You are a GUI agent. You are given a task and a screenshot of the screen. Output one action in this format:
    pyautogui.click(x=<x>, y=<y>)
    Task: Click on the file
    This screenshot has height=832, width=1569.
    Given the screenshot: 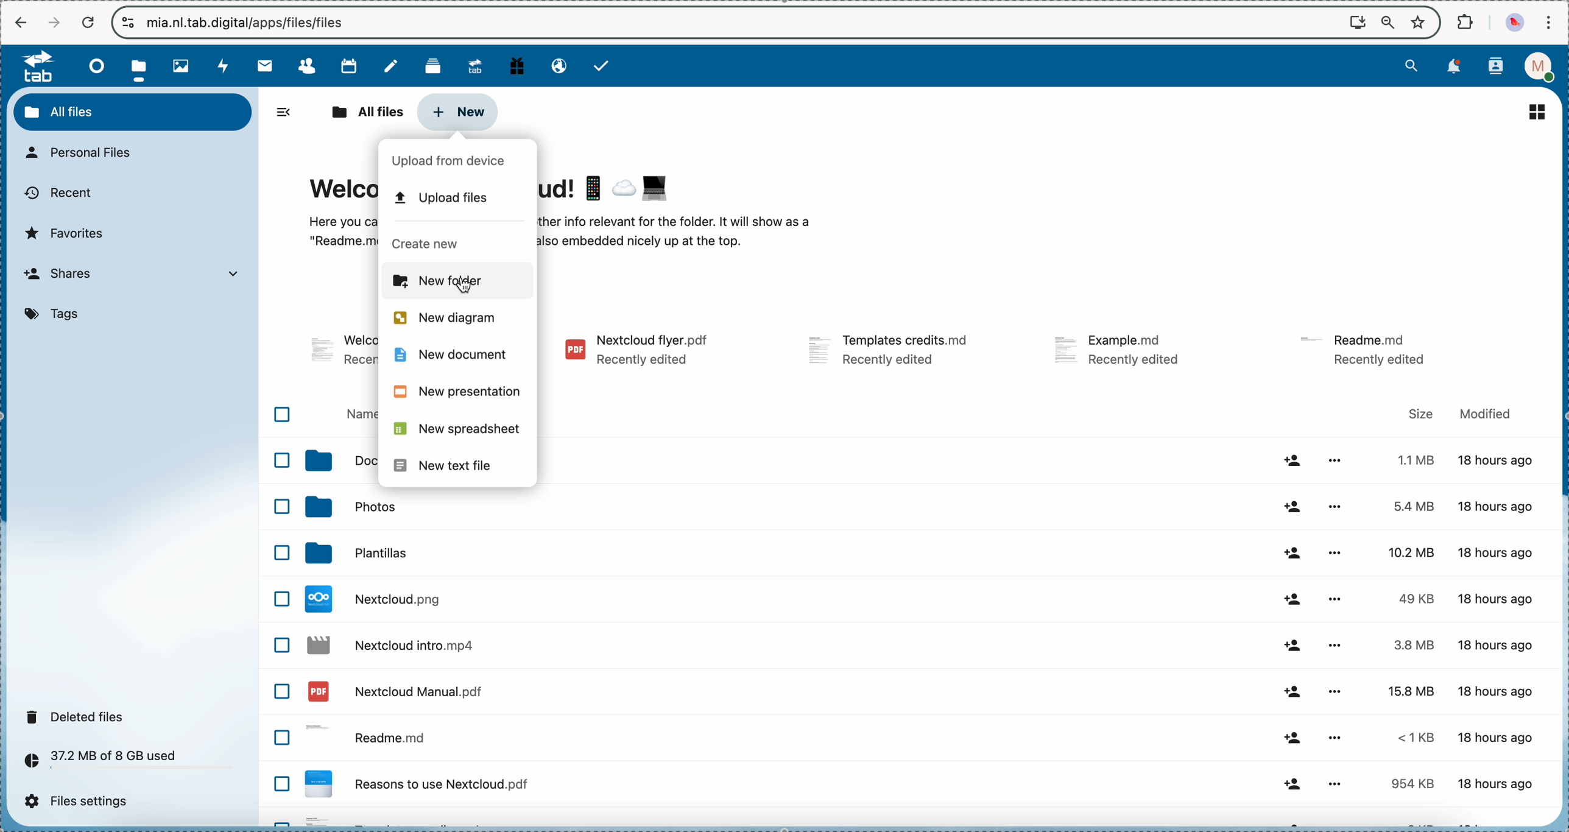 What is the action you would take?
    pyautogui.click(x=1123, y=353)
    